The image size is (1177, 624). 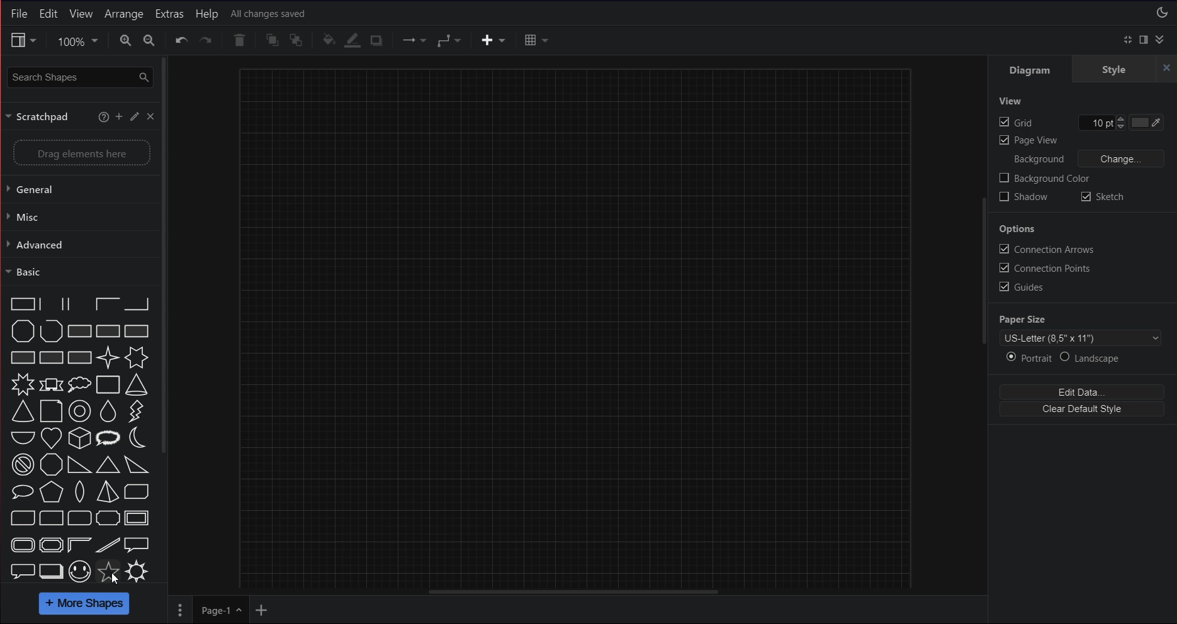 What do you see at coordinates (51, 492) in the screenshot?
I see `pentagon` at bounding box center [51, 492].